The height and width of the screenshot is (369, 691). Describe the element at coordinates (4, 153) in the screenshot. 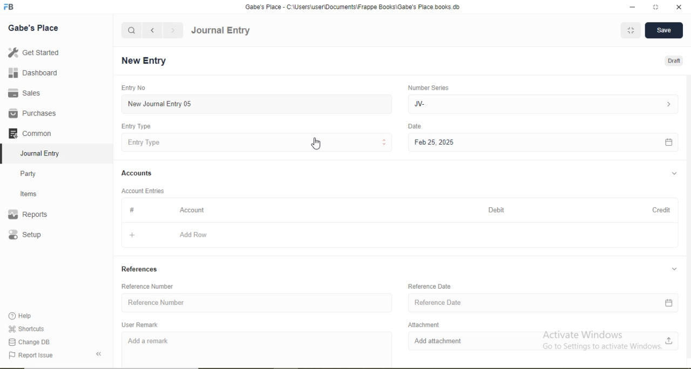

I see `selected` at that location.